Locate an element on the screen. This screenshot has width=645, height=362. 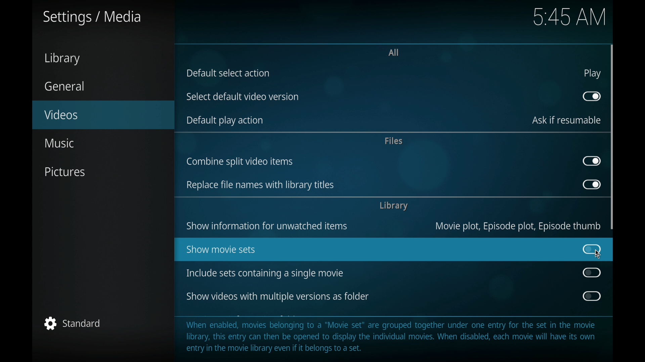
default play action is located at coordinates (224, 121).